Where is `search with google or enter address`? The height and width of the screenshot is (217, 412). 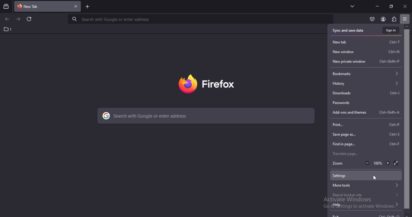
search with google or enter address is located at coordinates (206, 116).